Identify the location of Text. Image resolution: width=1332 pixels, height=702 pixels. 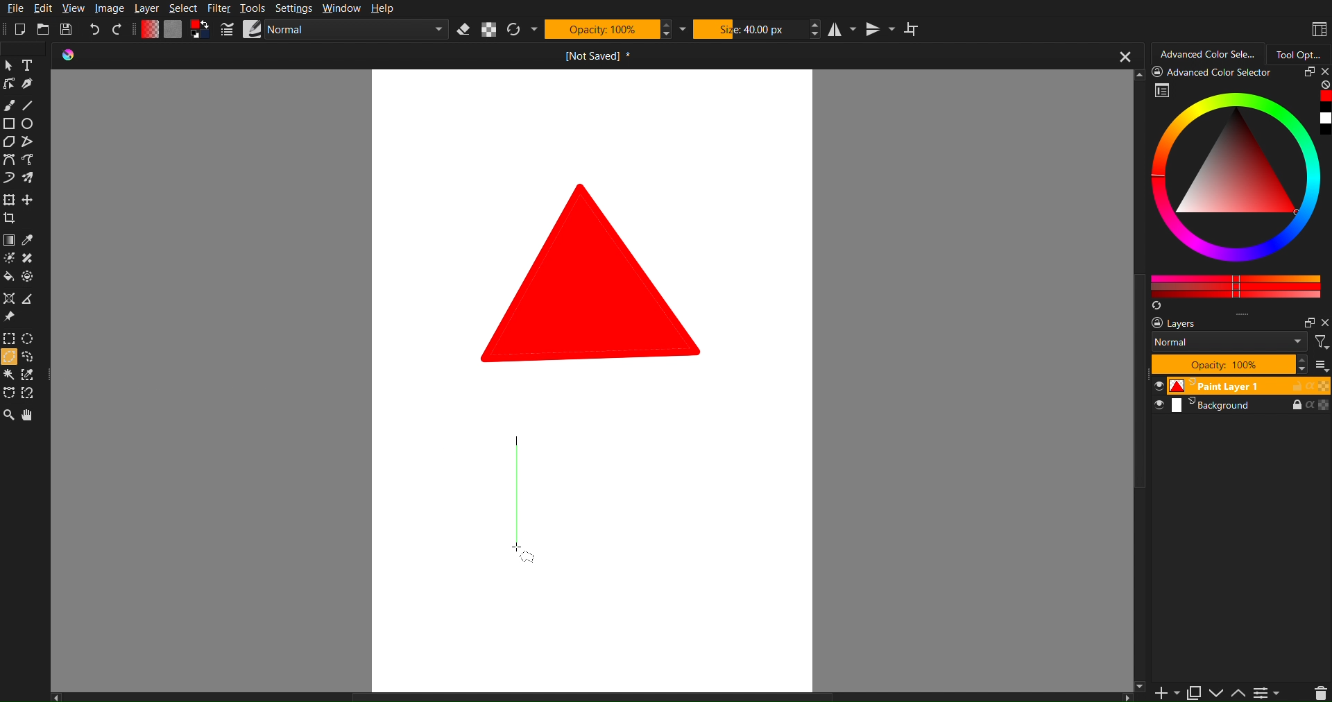
(27, 65).